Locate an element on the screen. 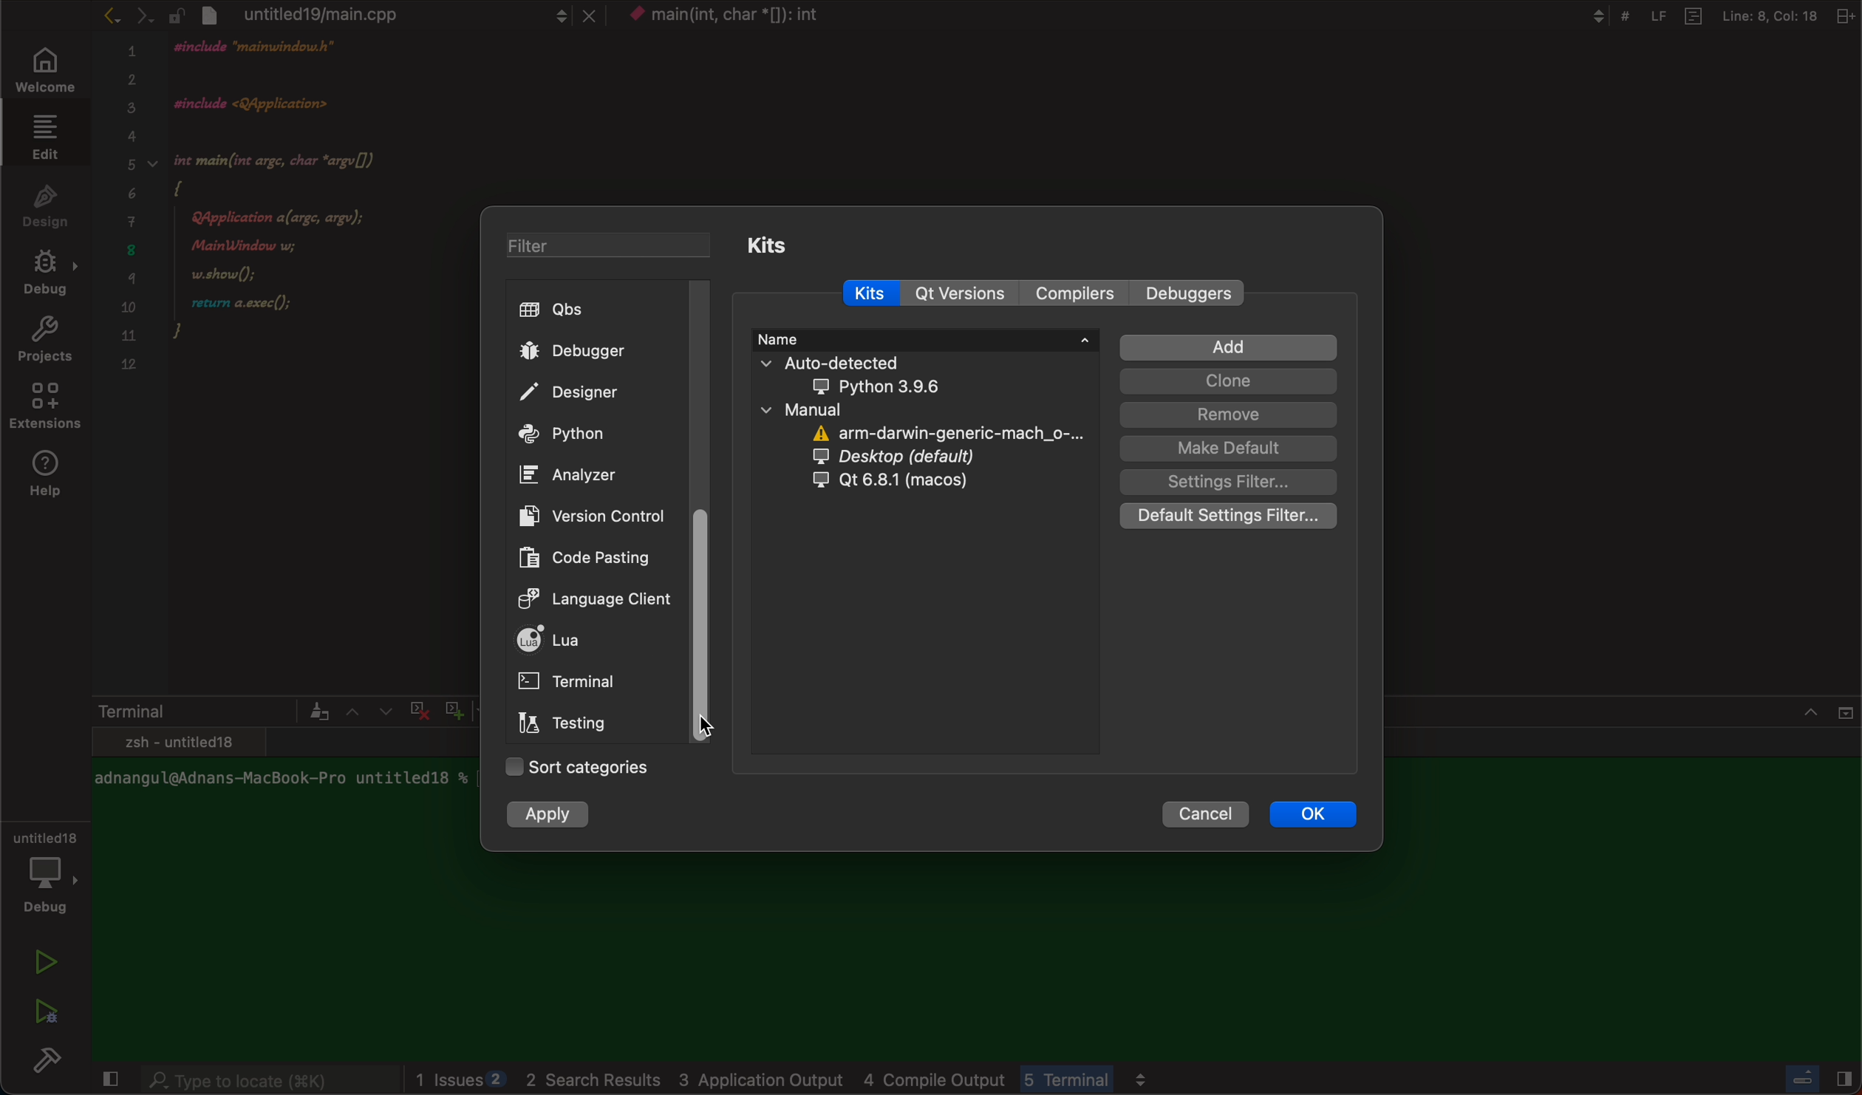 The width and height of the screenshot is (1862, 1095). code pasting is located at coordinates (574, 556).